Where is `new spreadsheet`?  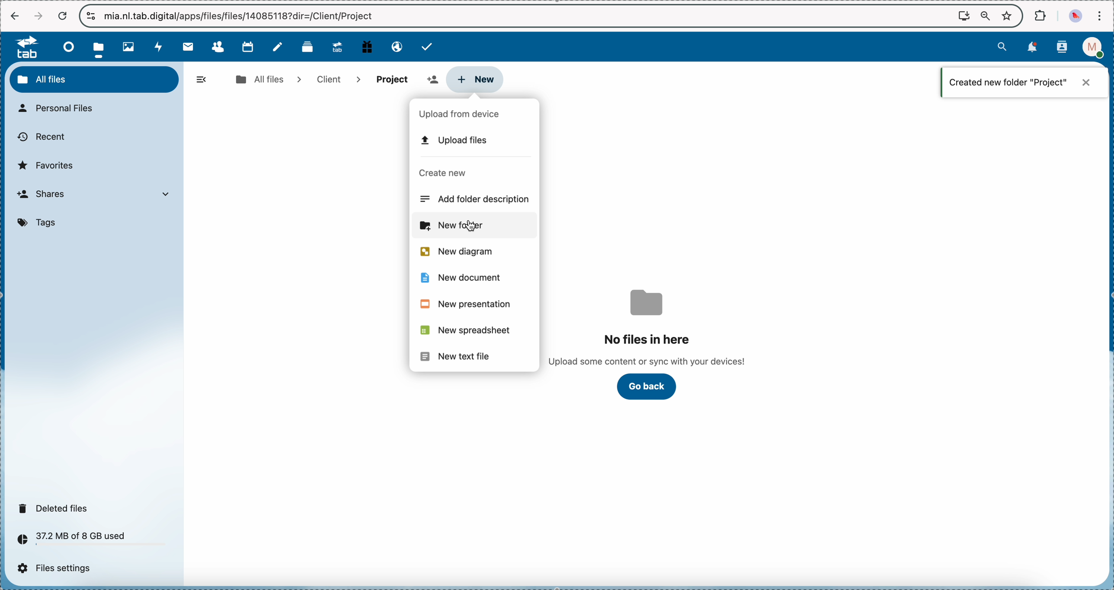 new spreadsheet is located at coordinates (465, 330).